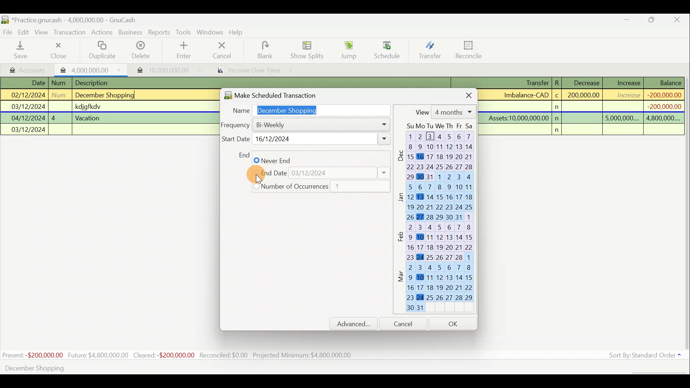 Image resolution: width=690 pixels, height=388 pixels. Describe the element at coordinates (275, 160) in the screenshot. I see `Monthly` at that location.